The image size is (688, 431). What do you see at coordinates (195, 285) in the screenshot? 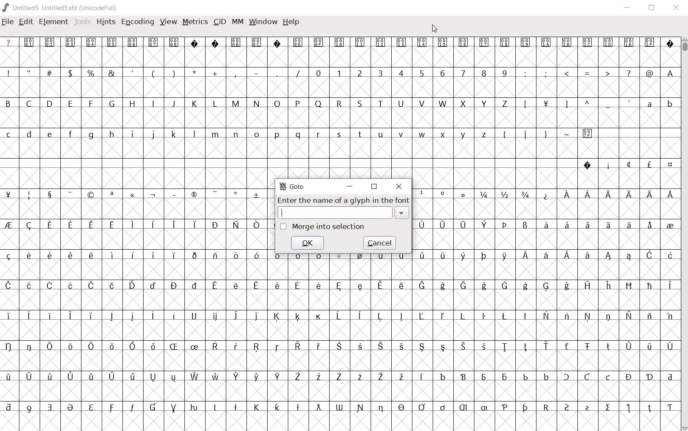
I see `Symbol` at bounding box center [195, 285].